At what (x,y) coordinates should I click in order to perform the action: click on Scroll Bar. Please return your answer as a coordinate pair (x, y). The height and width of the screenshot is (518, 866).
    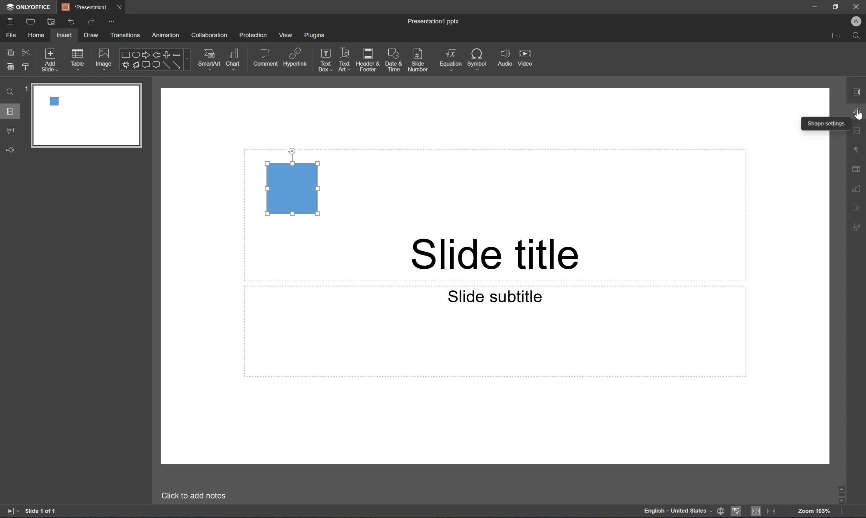
    Looking at the image, I should click on (839, 492).